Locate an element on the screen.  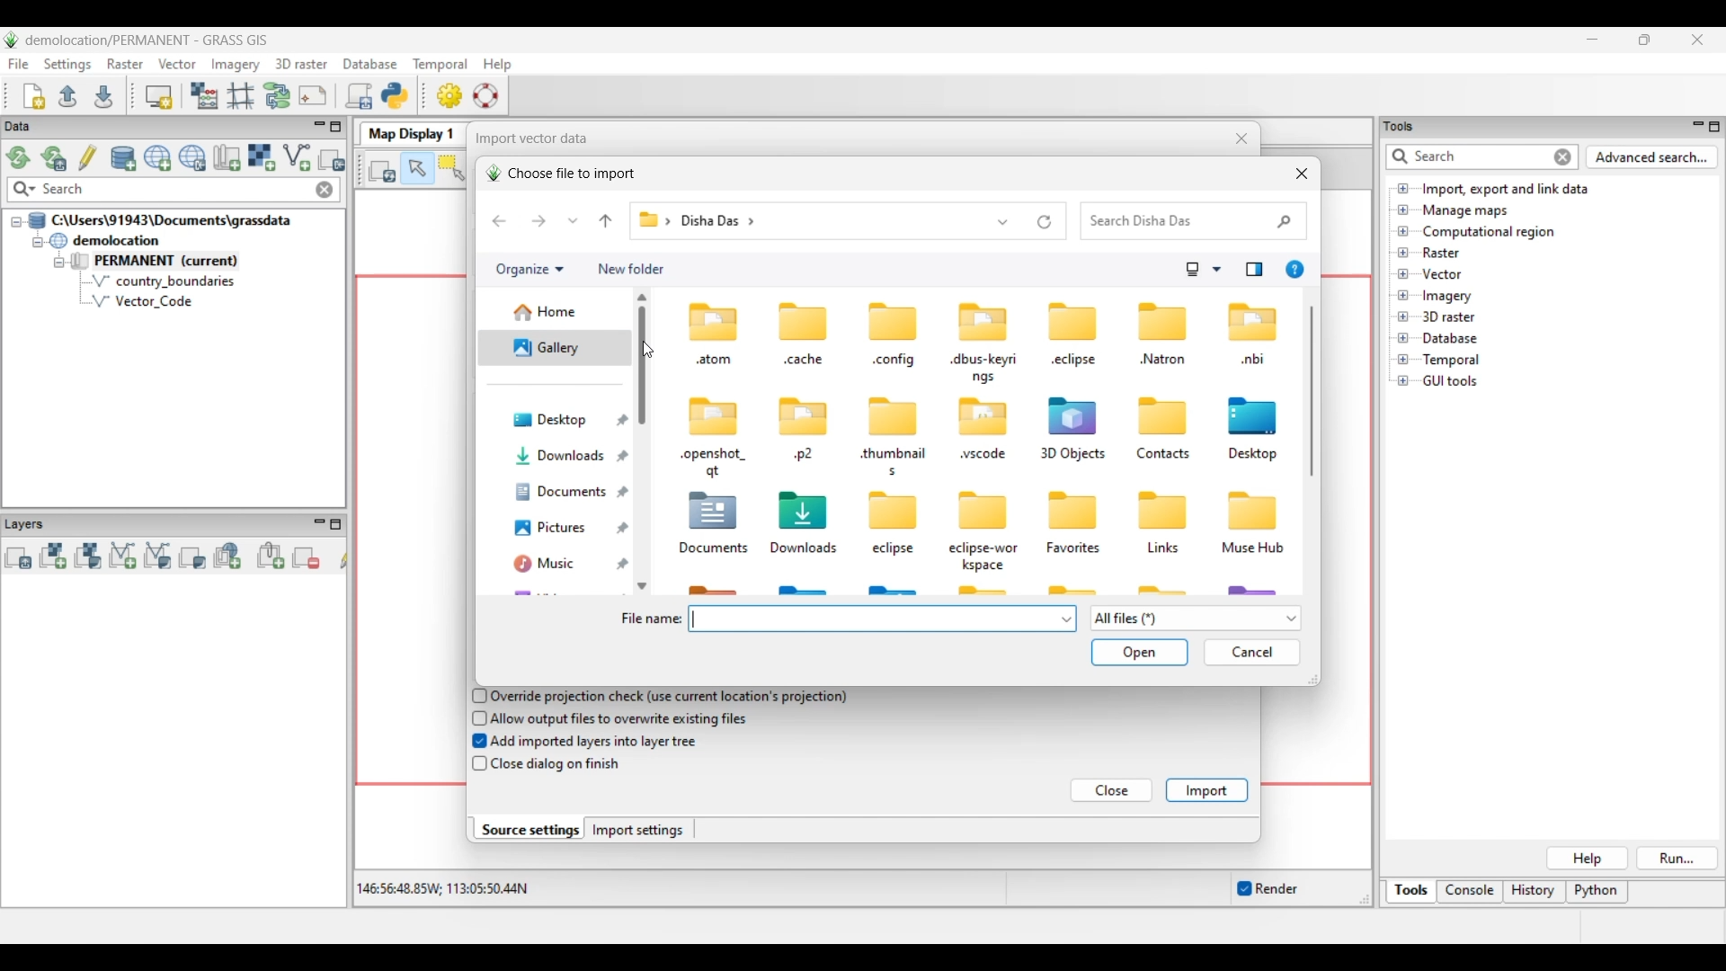
Close interface is located at coordinates (1696, 40).